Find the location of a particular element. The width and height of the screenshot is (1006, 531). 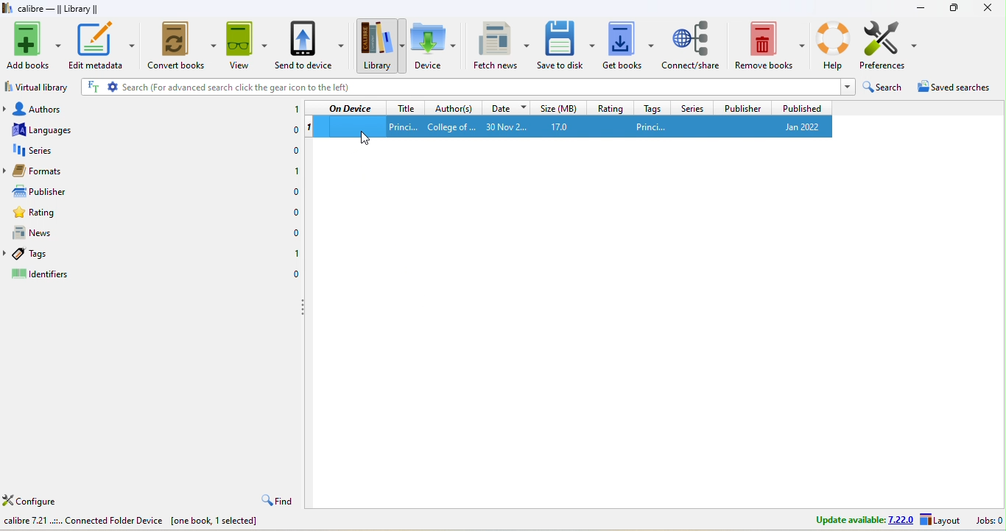

jobs 0 is located at coordinates (987, 521).